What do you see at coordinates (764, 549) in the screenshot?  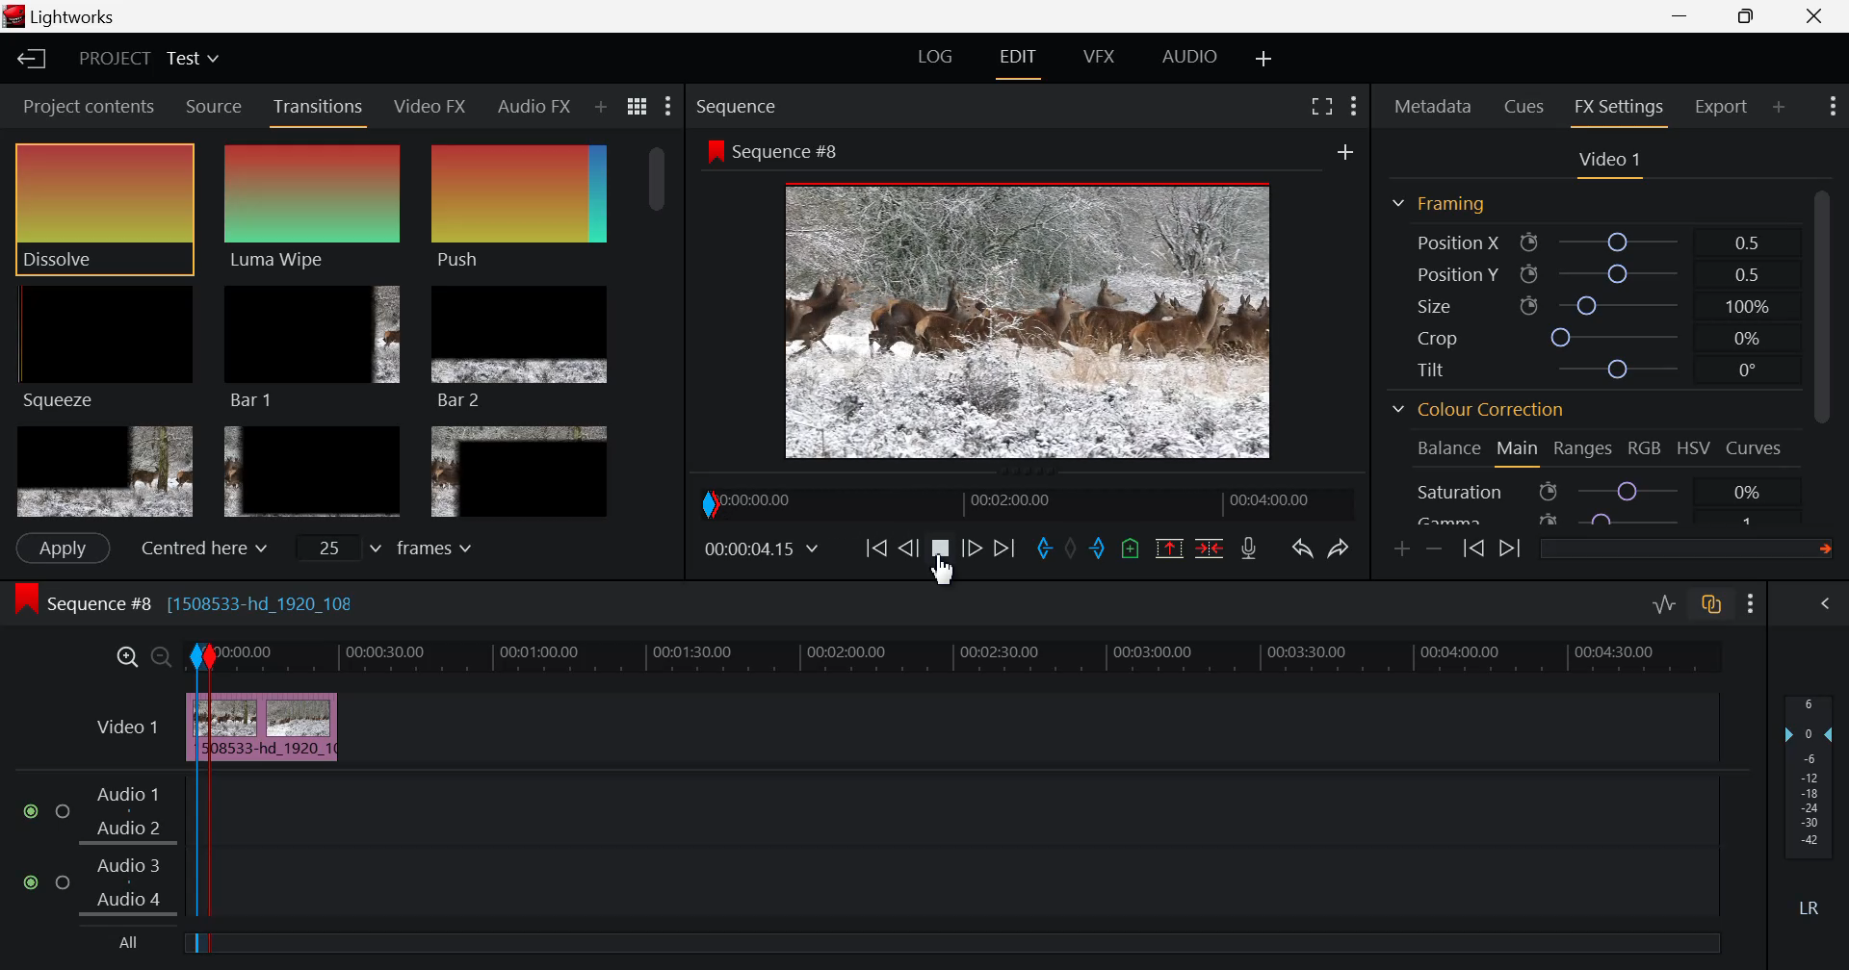 I see `Video Frame Time` at bounding box center [764, 549].